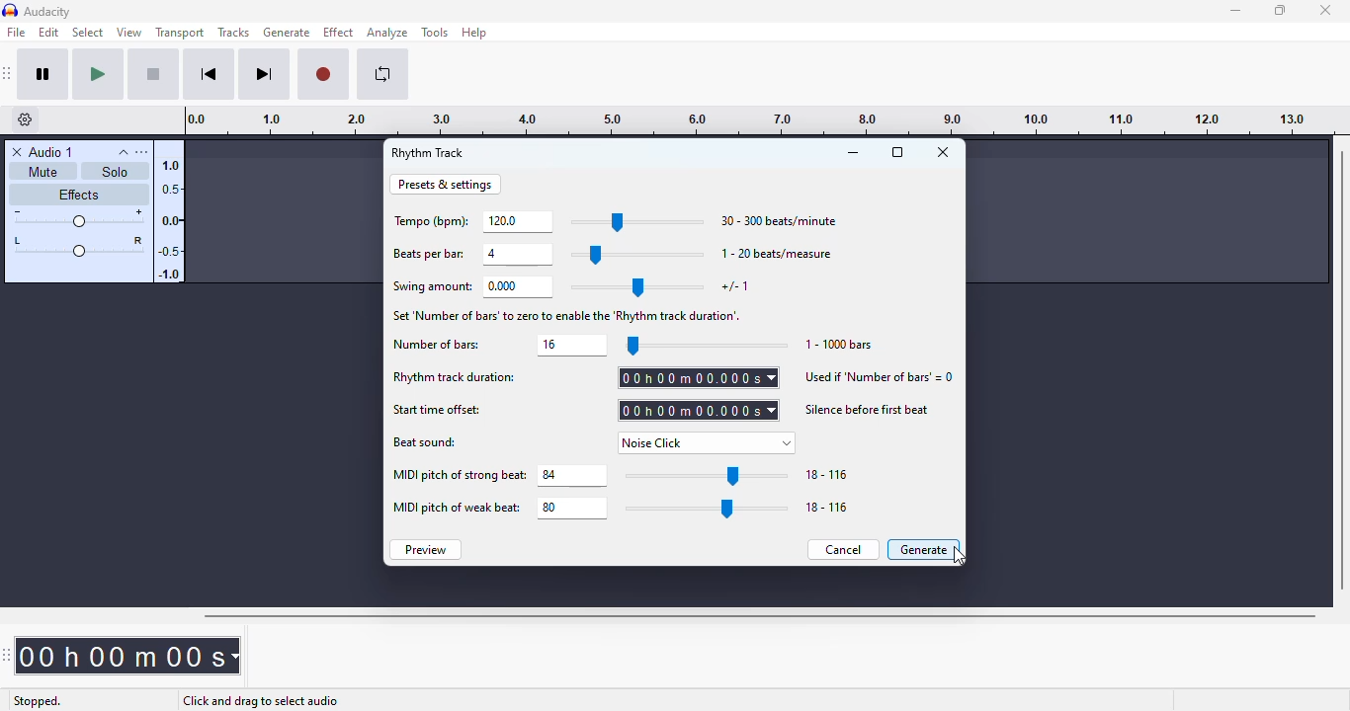 This screenshot has height=711, width=1350. I want to click on set beats per bar, so click(517, 255).